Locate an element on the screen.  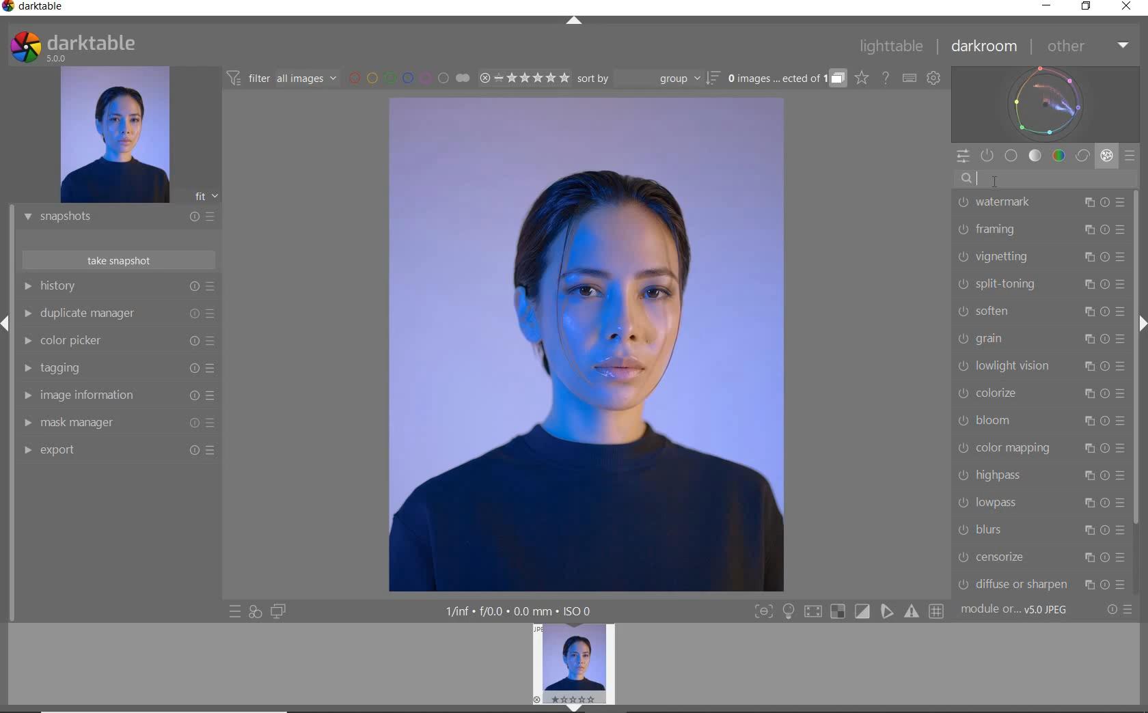
COLOR is located at coordinates (1059, 155).